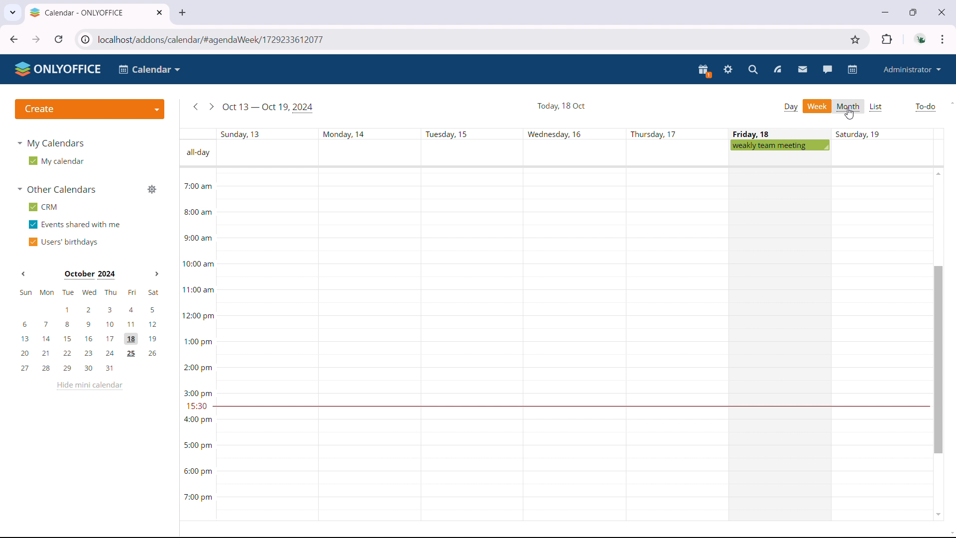  What do you see at coordinates (849, 114) in the screenshot?
I see `cursor` at bounding box center [849, 114].